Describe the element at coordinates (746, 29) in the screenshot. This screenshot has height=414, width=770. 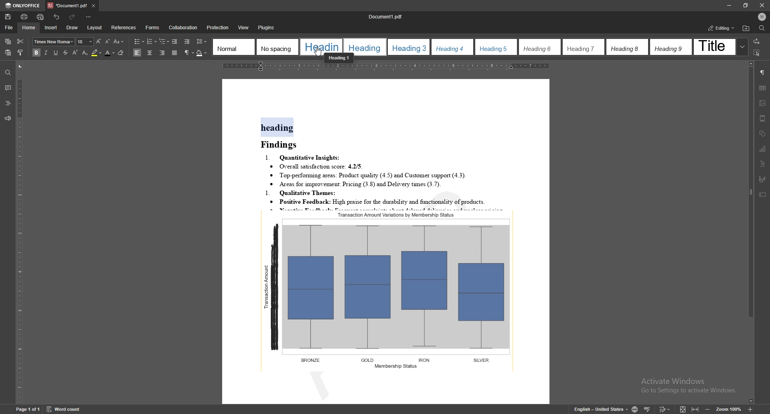
I see `locate file` at that location.